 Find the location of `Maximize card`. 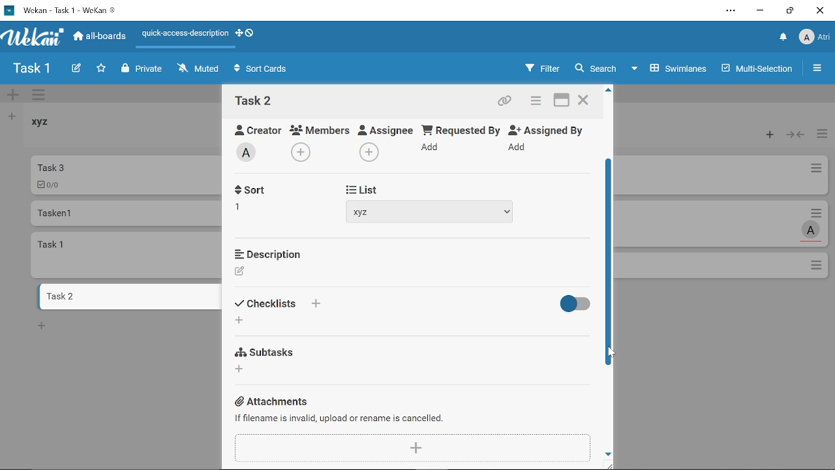

Maximize card is located at coordinates (562, 102).